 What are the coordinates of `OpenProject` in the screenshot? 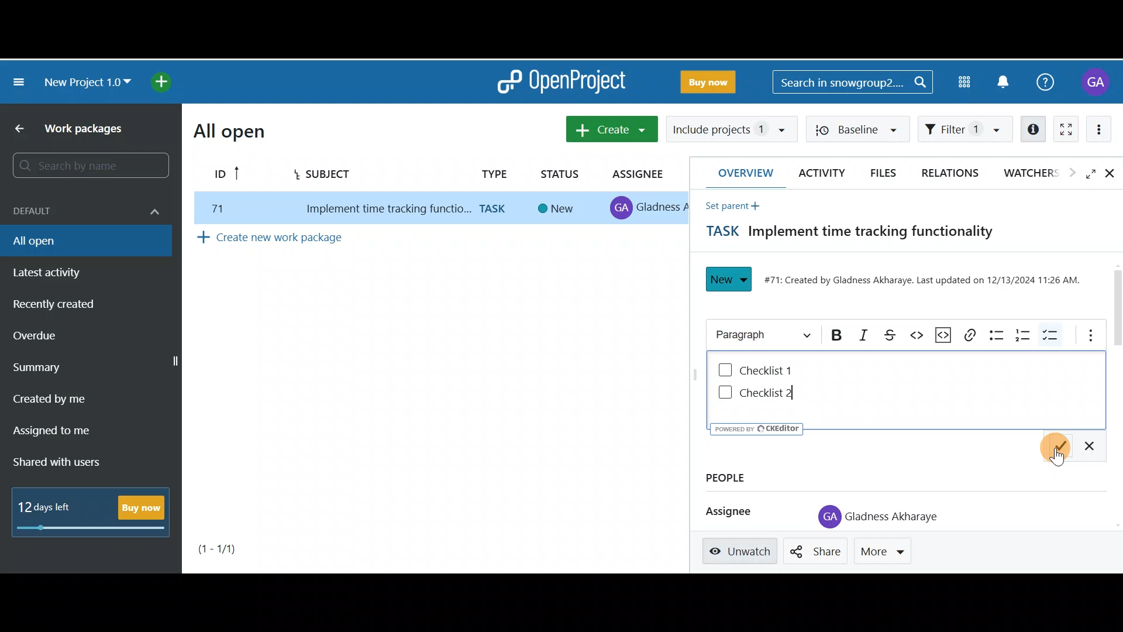 It's located at (560, 82).